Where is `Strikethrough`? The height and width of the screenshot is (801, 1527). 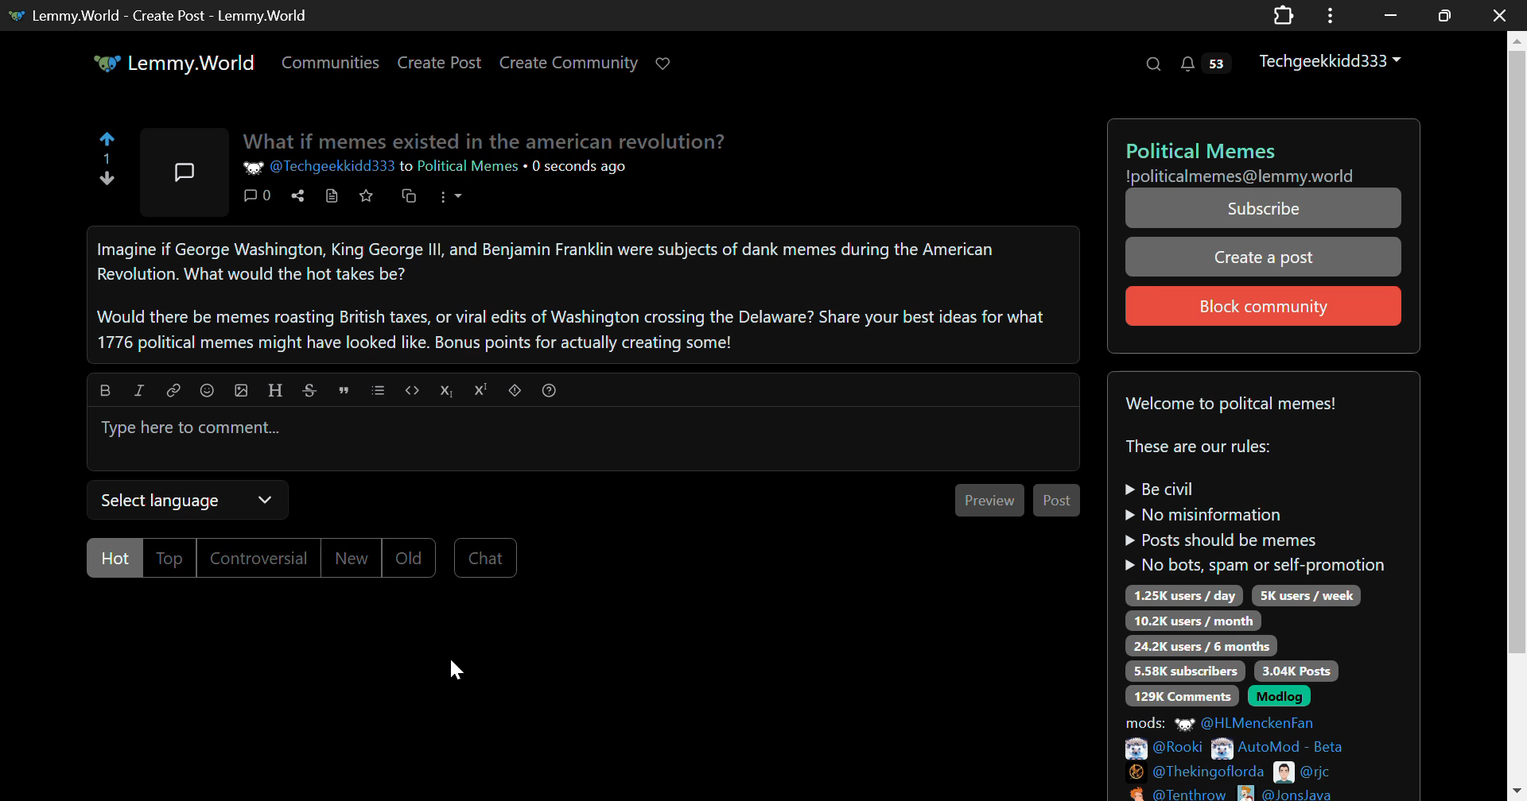 Strikethrough is located at coordinates (311, 389).